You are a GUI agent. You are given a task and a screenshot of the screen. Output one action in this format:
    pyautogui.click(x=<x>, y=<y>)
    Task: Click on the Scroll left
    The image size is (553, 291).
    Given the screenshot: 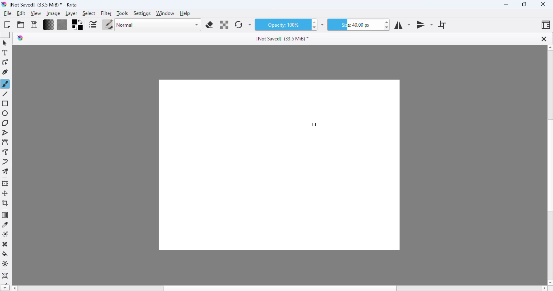 What is the action you would take?
    pyautogui.click(x=15, y=287)
    